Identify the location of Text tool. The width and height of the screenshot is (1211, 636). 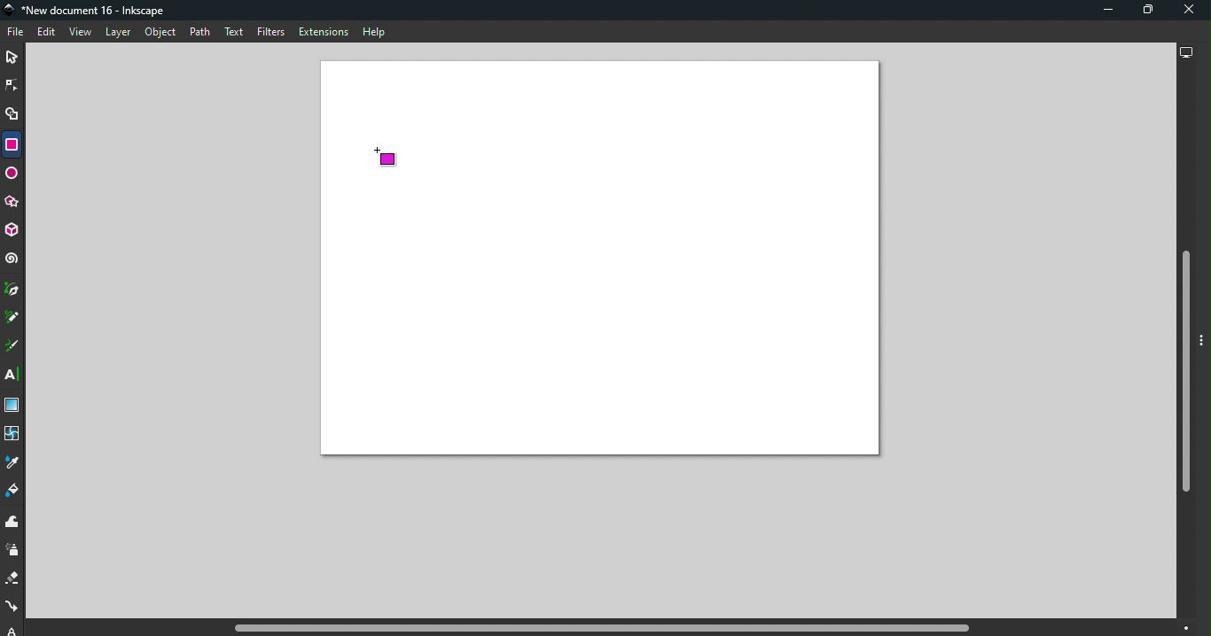
(14, 375).